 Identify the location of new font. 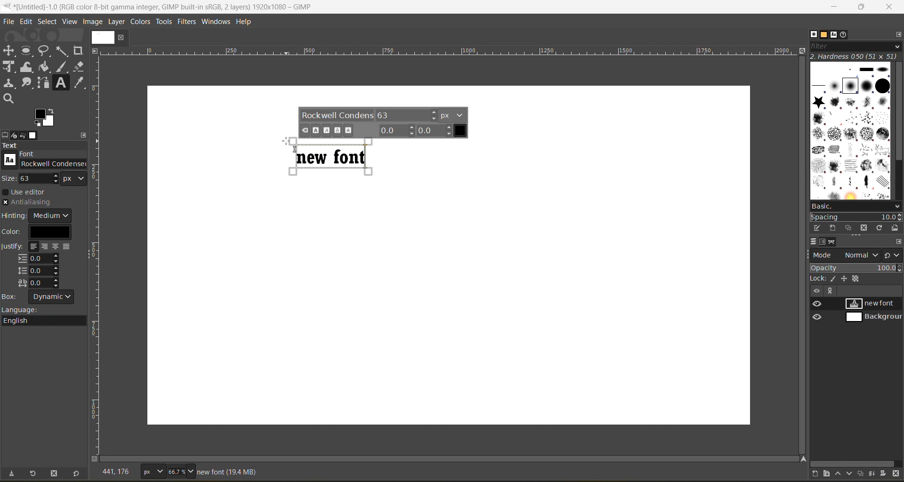
(875, 305).